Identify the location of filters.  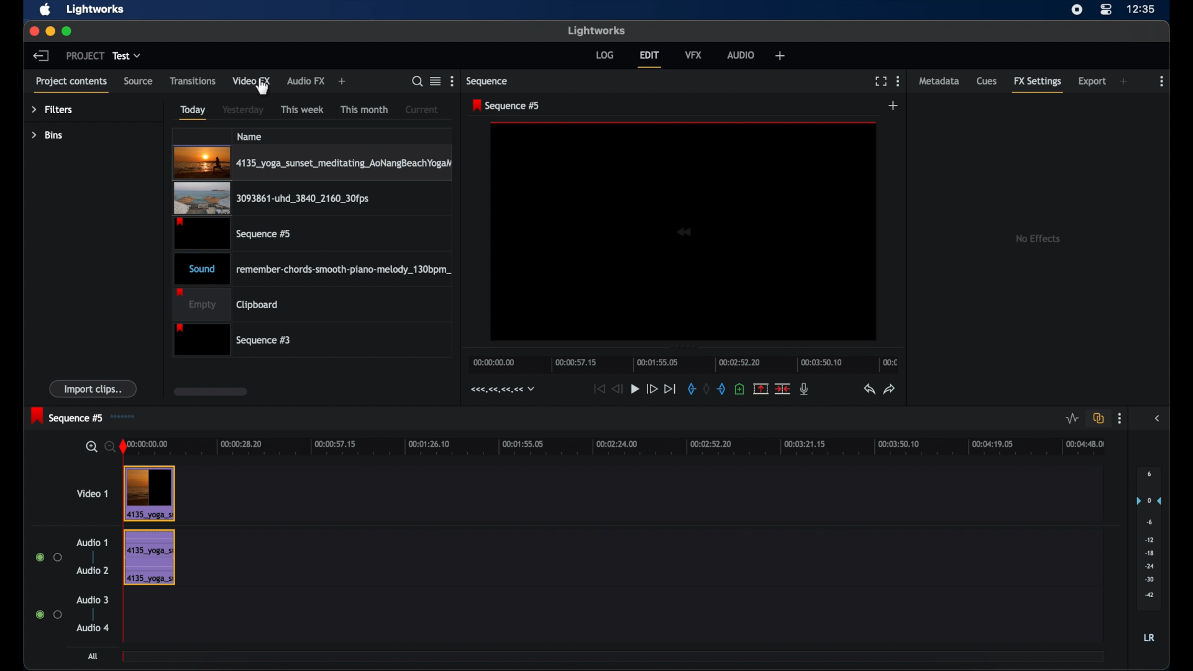
(52, 109).